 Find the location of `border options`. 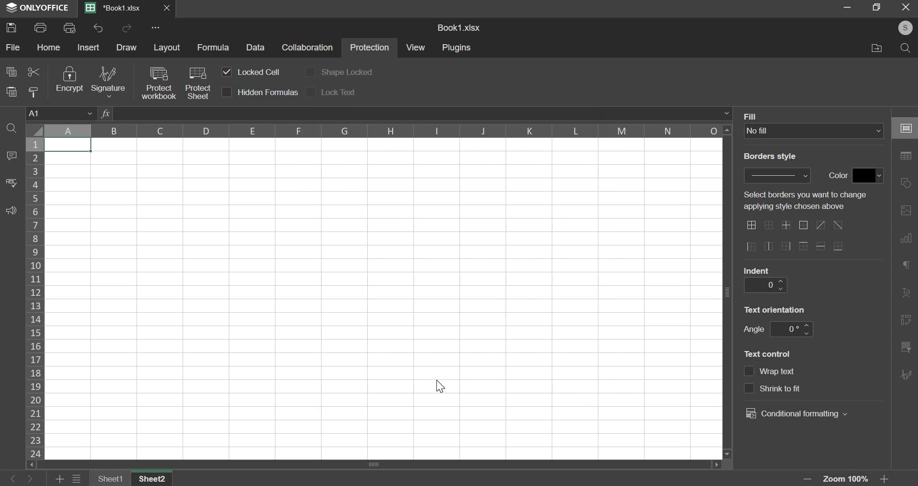

border options is located at coordinates (751, 225).